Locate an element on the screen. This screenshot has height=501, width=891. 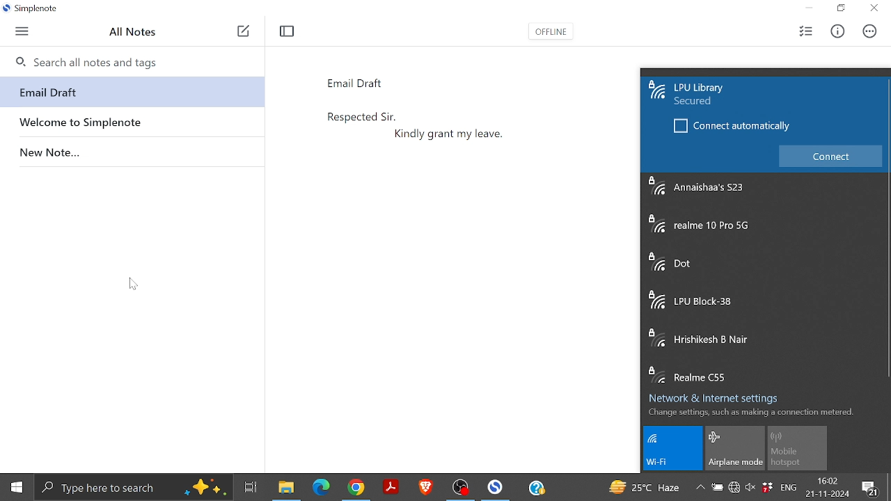
Show hidden icons is located at coordinates (700, 488).